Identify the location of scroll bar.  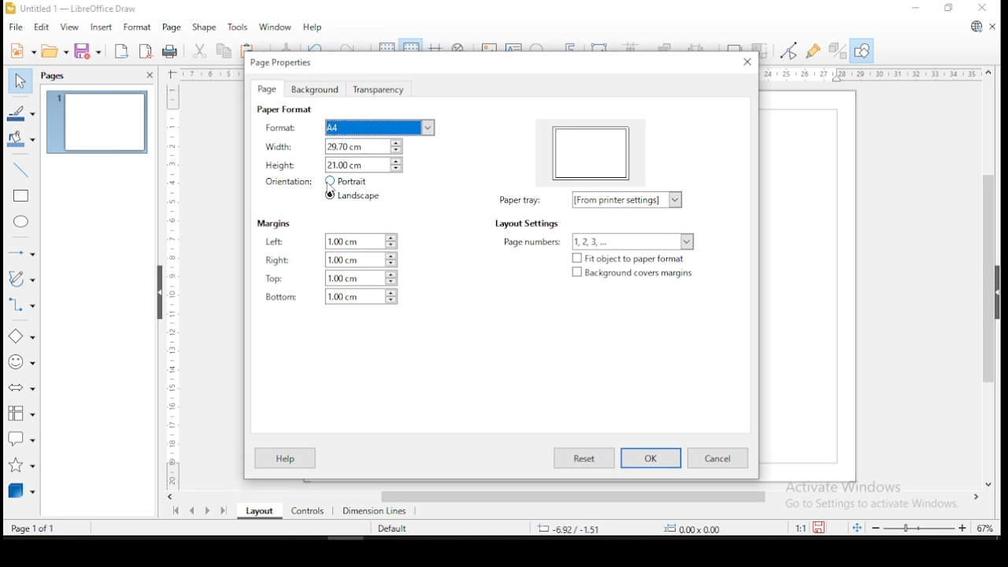
(579, 498).